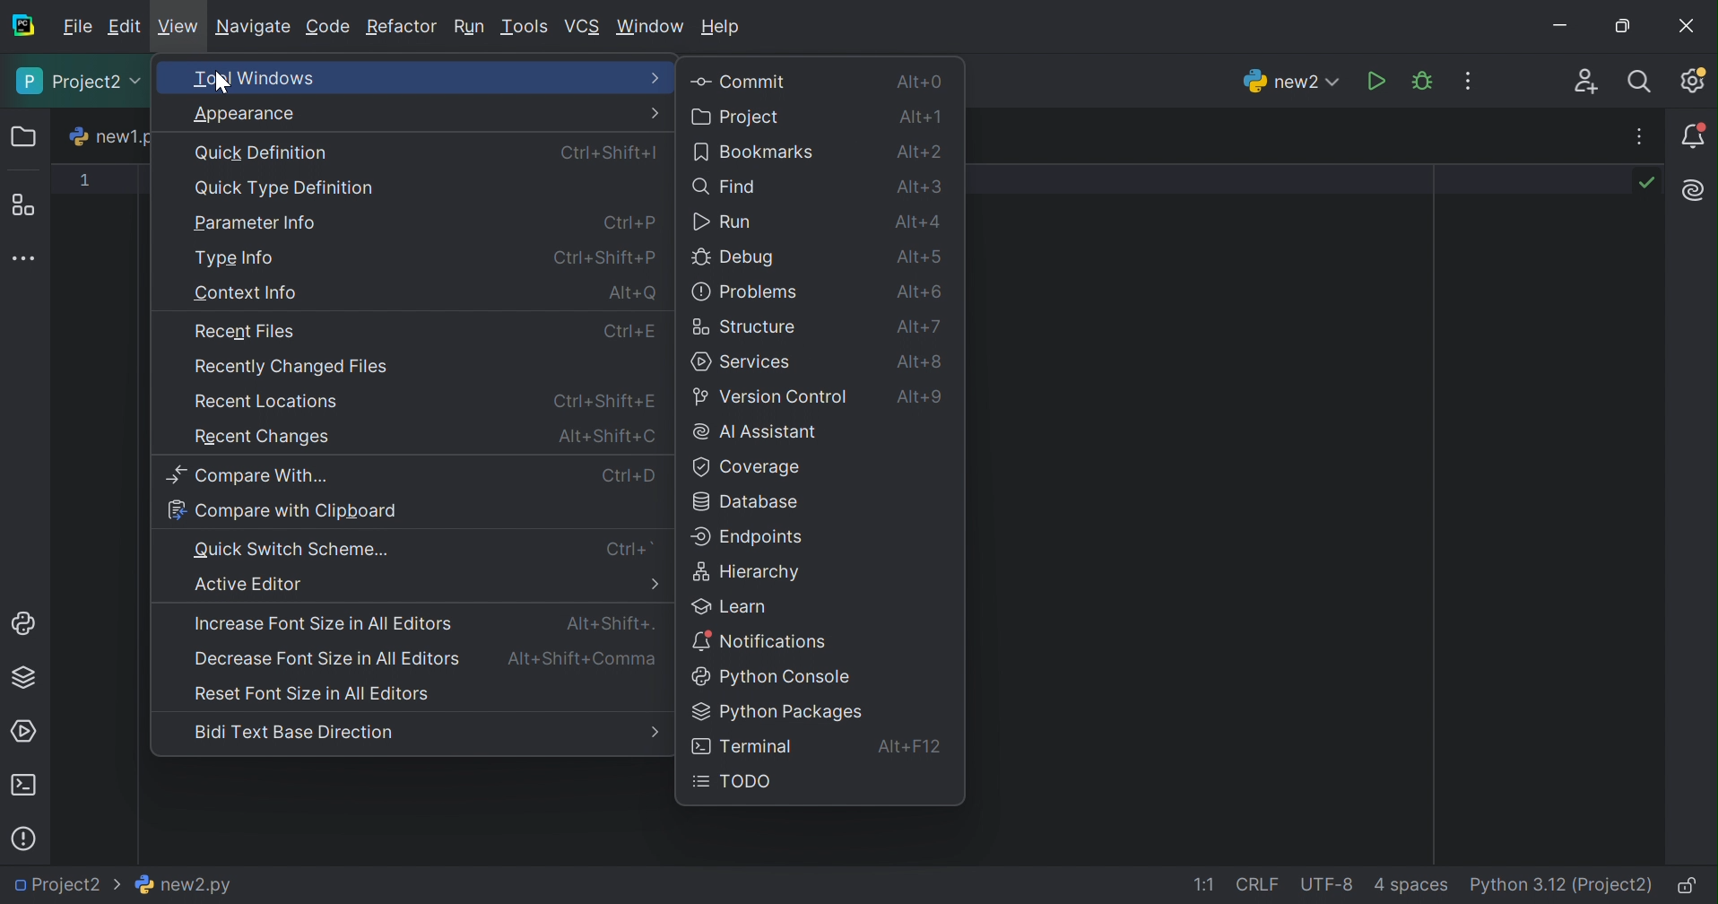 This screenshot has height=904, width=1718. What do you see at coordinates (651, 28) in the screenshot?
I see `Window` at bounding box center [651, 28].